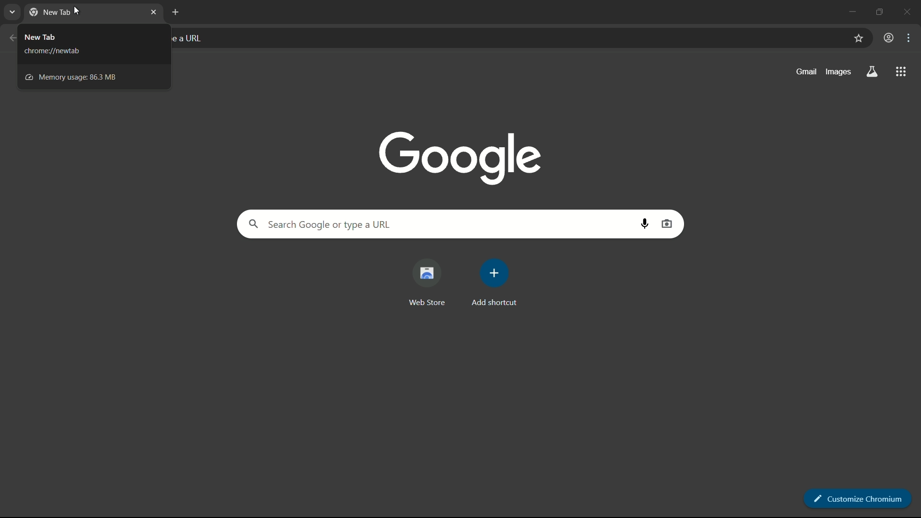  Describe the element at coordinates (79, 12) in the screenshot. I see `cursor` at that location.